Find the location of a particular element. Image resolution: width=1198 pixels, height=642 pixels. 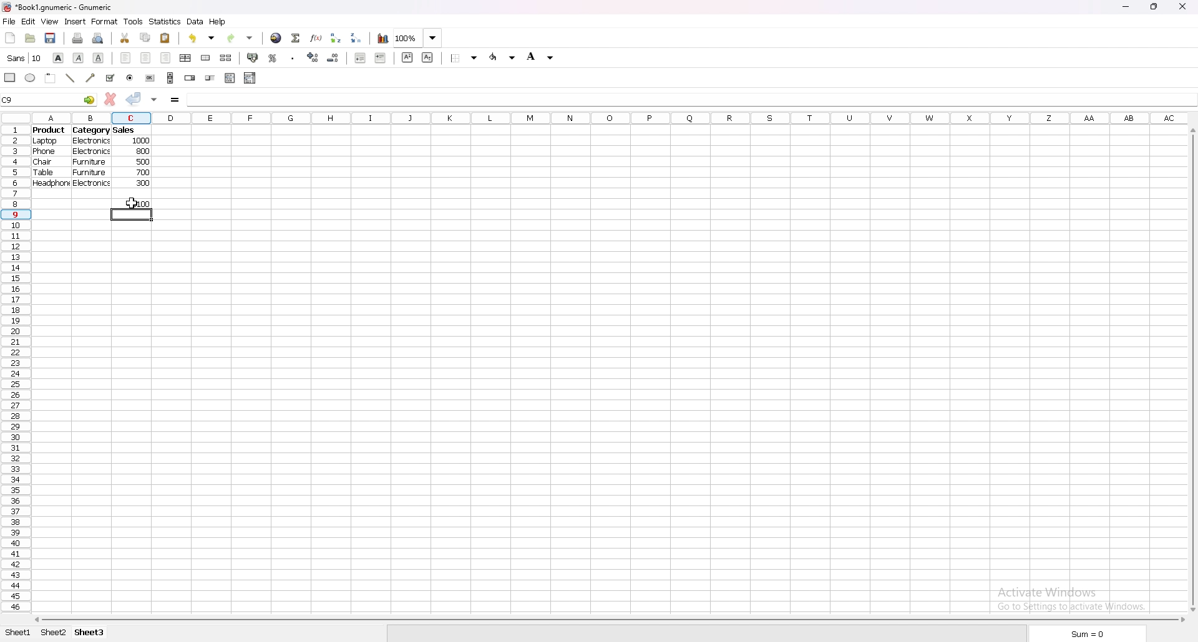

product is located at coordinates (49, 131).